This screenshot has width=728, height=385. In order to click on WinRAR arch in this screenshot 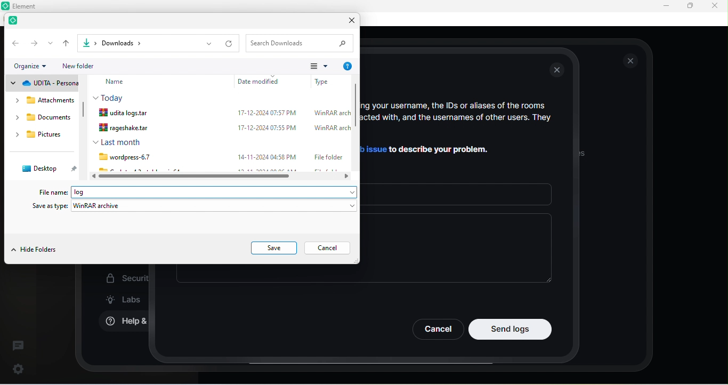, I will do `click(332, 129)`.